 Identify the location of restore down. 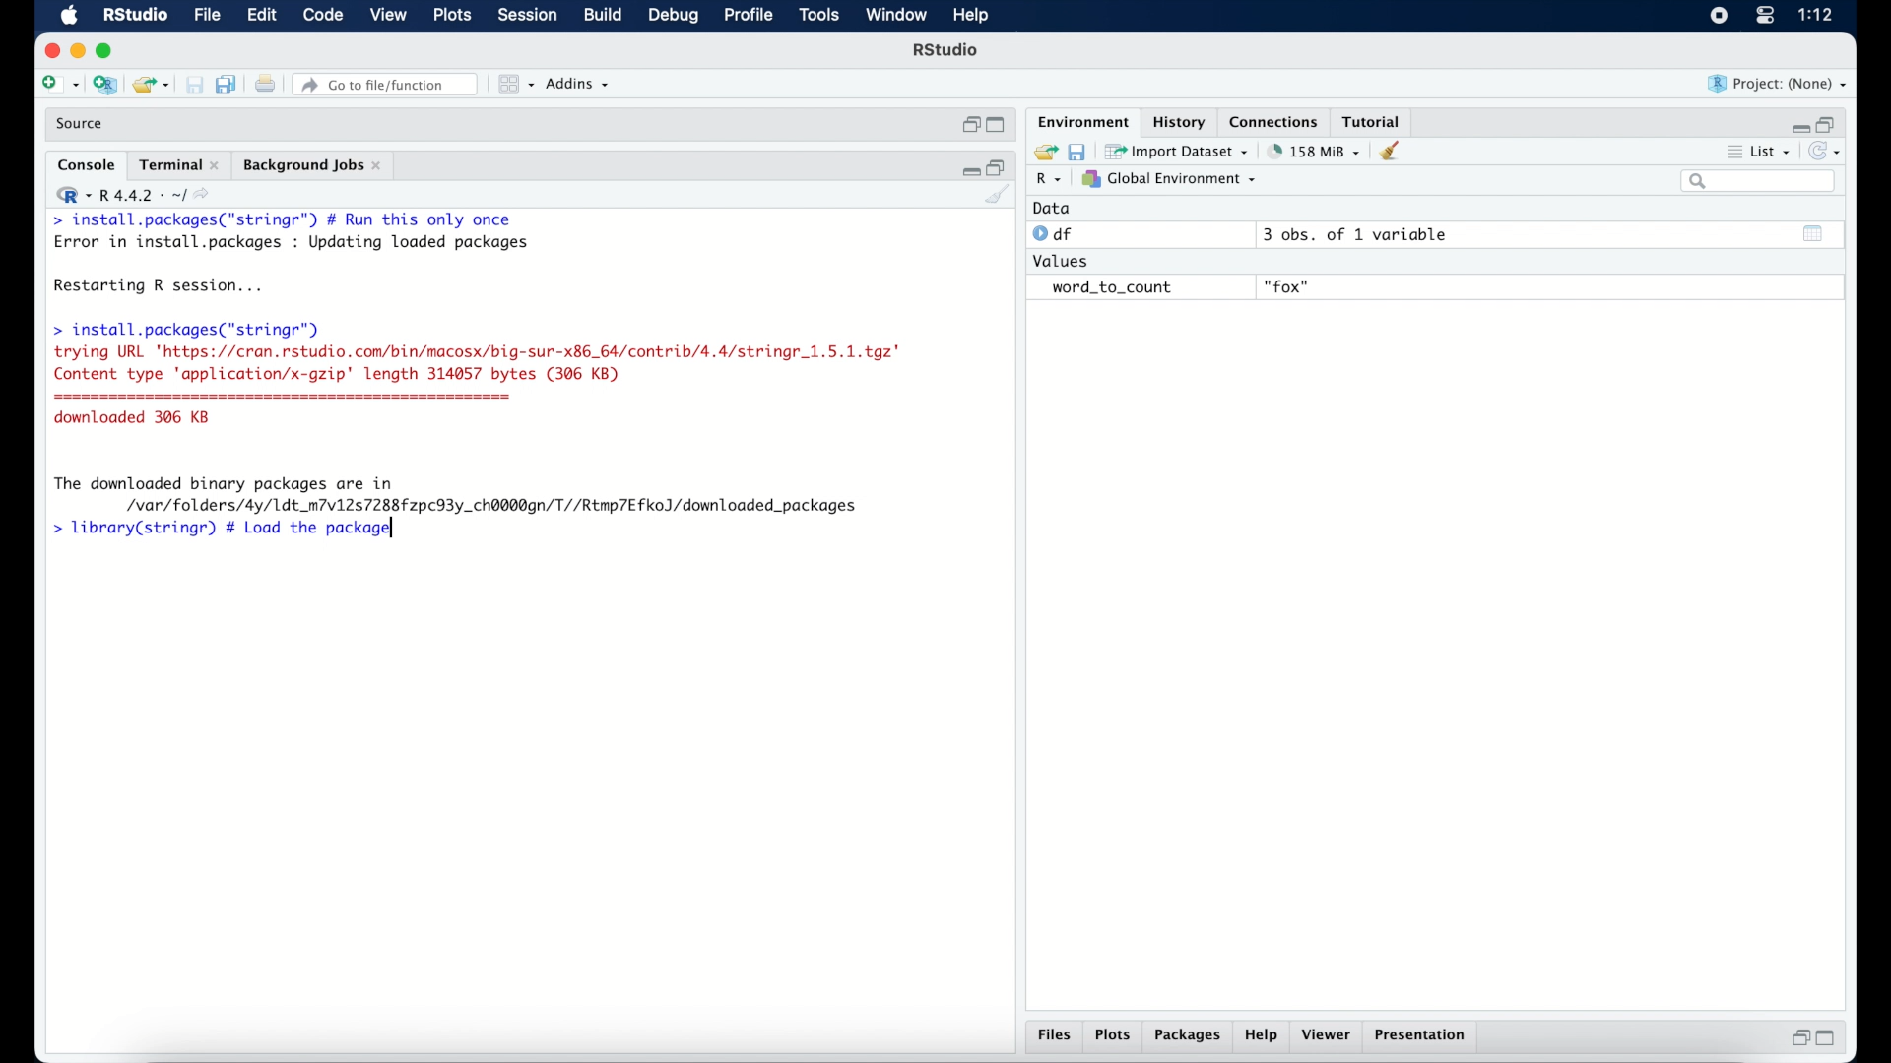
(969, 125).